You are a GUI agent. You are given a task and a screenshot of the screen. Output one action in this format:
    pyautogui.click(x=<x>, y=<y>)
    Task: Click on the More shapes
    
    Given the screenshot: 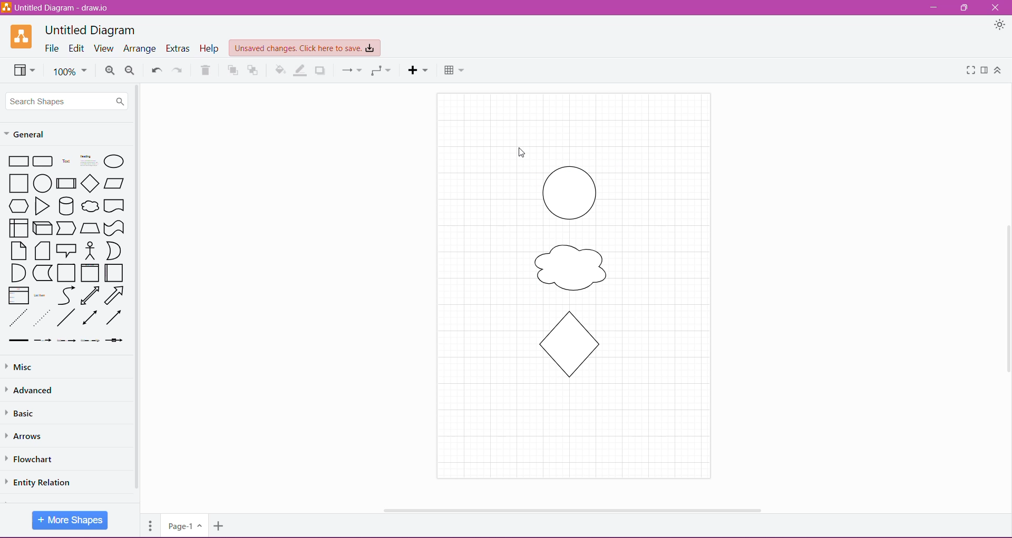 What is the action you would take?
    pyautogui.click(x=71, y=520)
    